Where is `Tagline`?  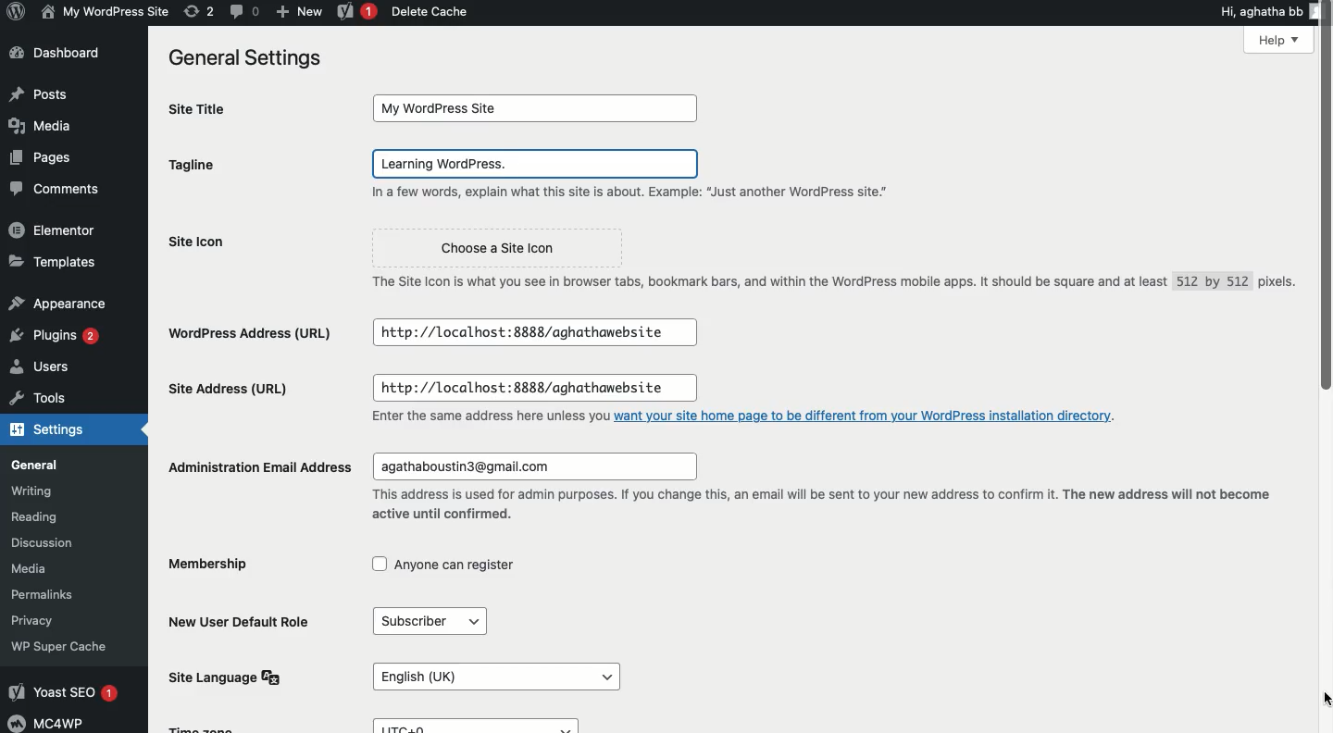 Tagline is located at coordinates (241, 168).